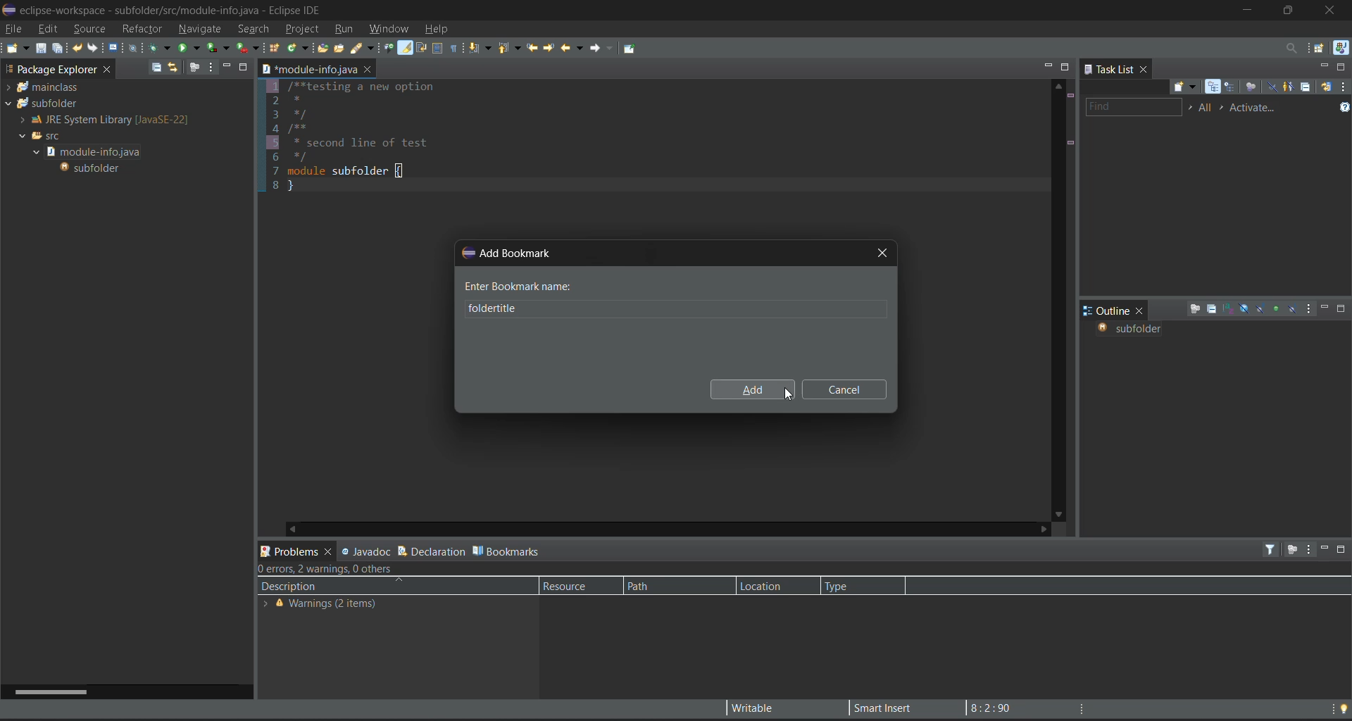 Image resolution: width=1352 pixels, height=721 pixels. What do you see at coordinates (750, 391) in the screenshot?
I see `add` at bounding box center [750, 391].